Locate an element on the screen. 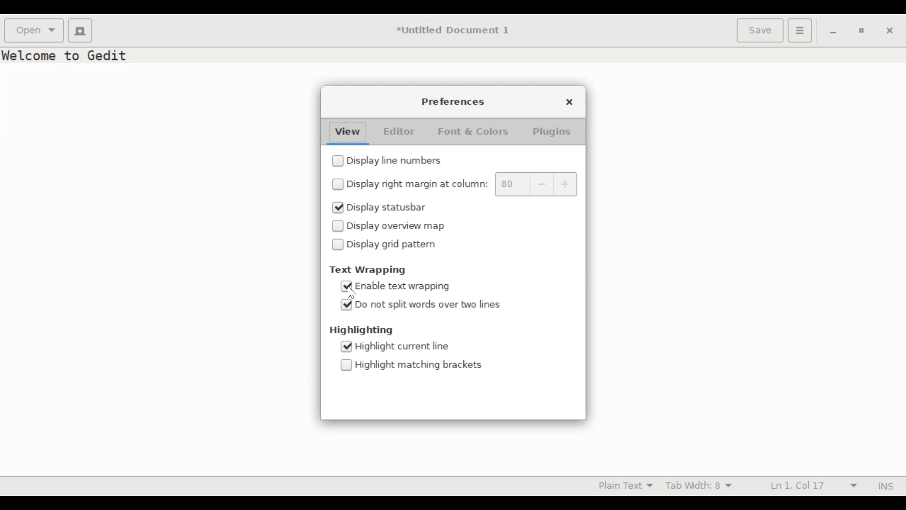 Image resolution: width=906 pixels, height=510 pixels. checked checkbox is located at coordinates (347, 306).